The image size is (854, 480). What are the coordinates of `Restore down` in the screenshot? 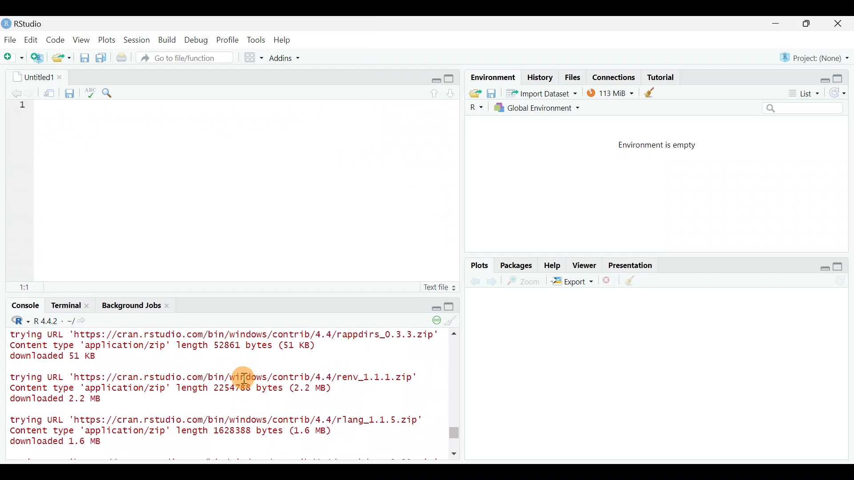 It's located at (820, 267).